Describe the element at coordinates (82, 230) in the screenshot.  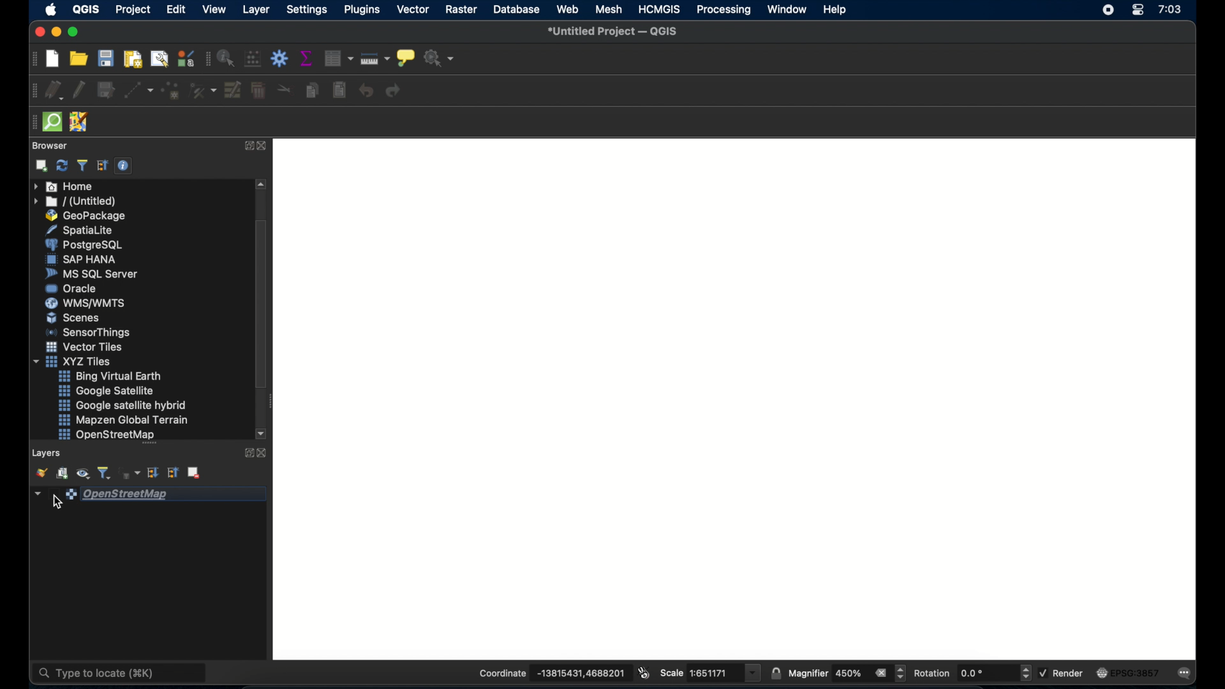
I see `spatiallite` at that location.